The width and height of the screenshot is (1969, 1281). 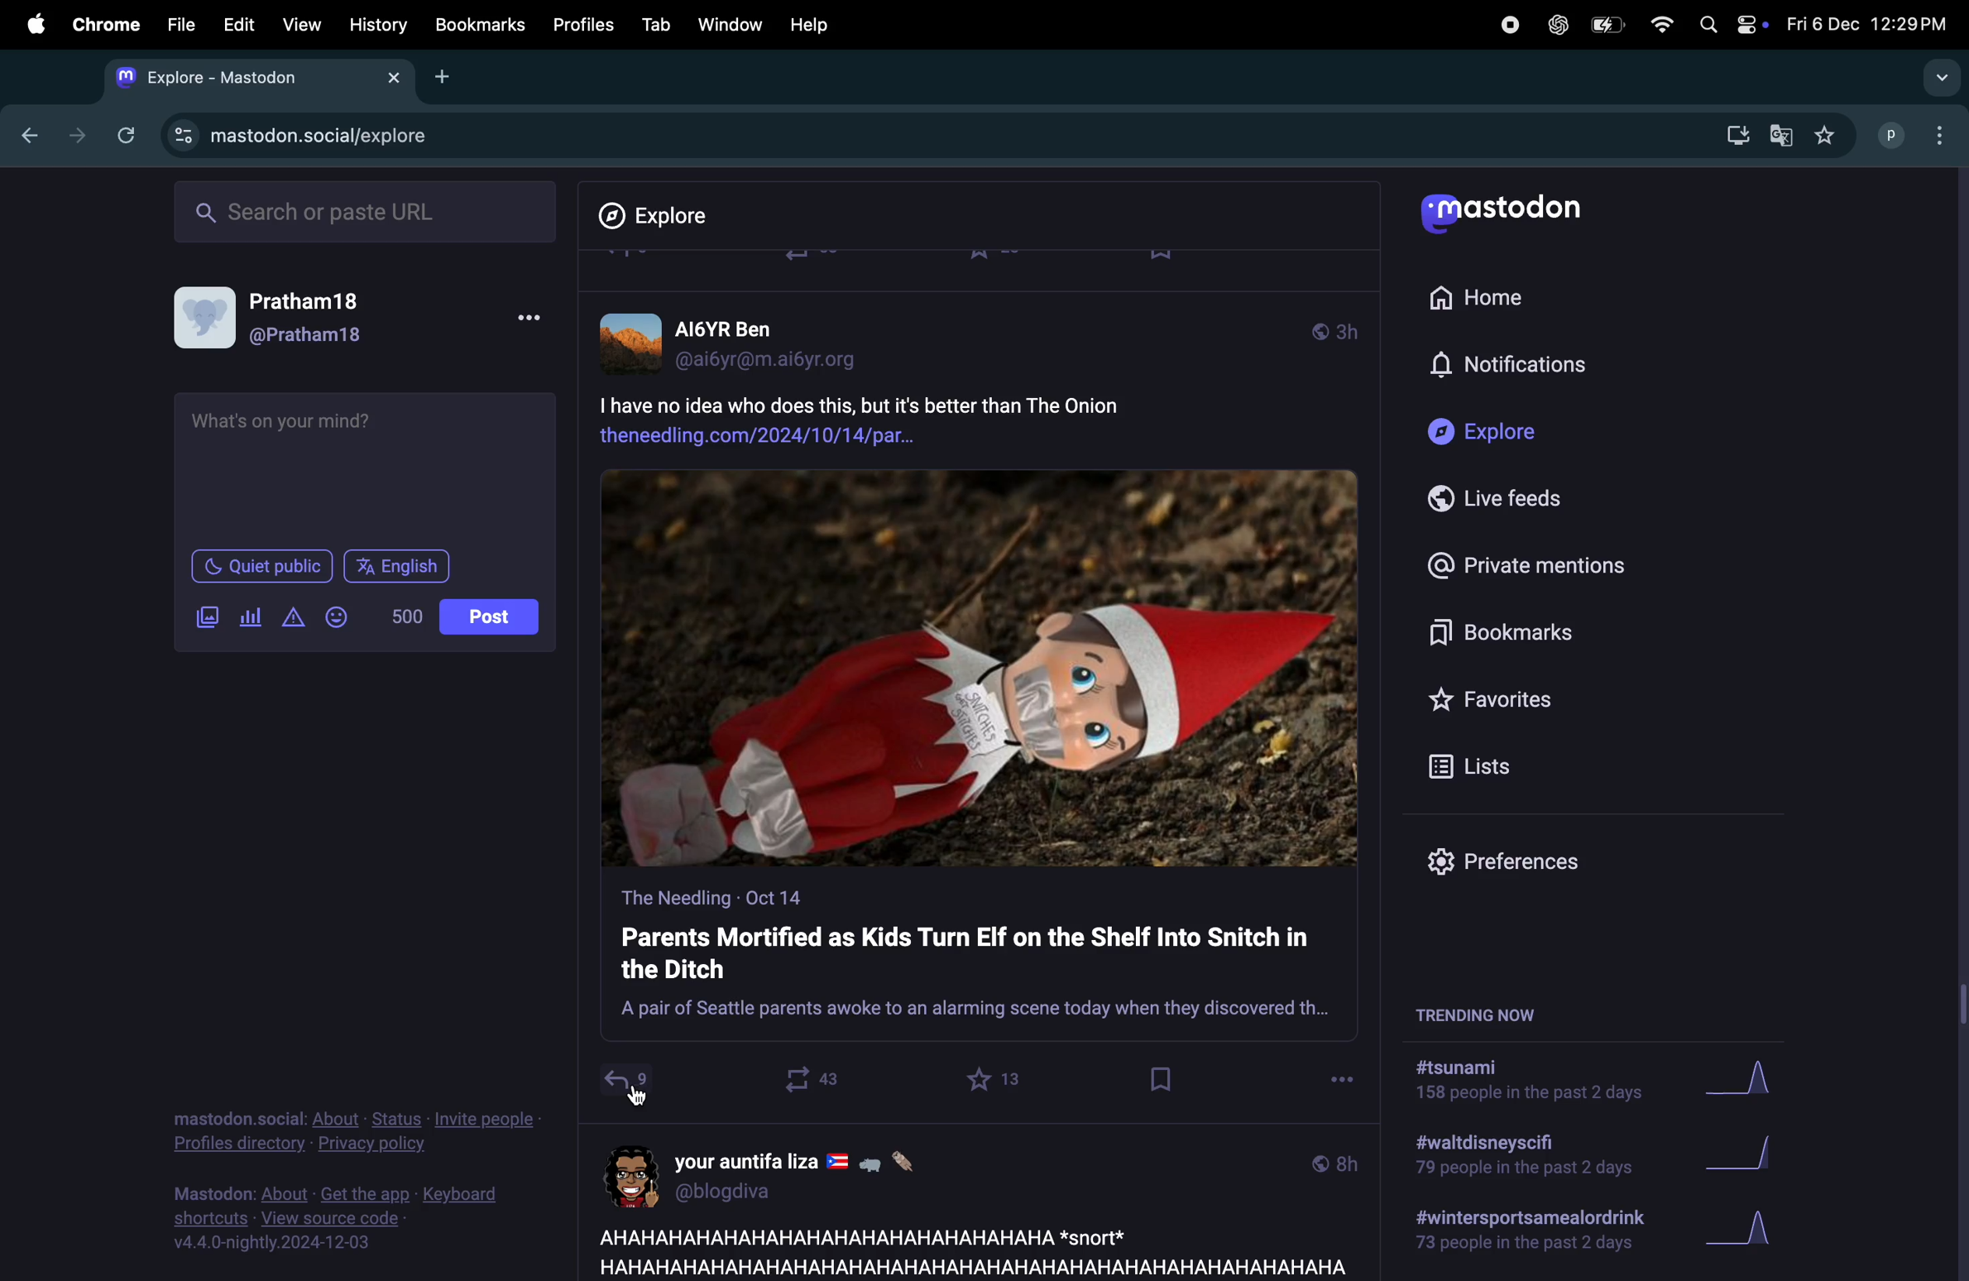 I want to click on tab, so click(x=655, y=24).